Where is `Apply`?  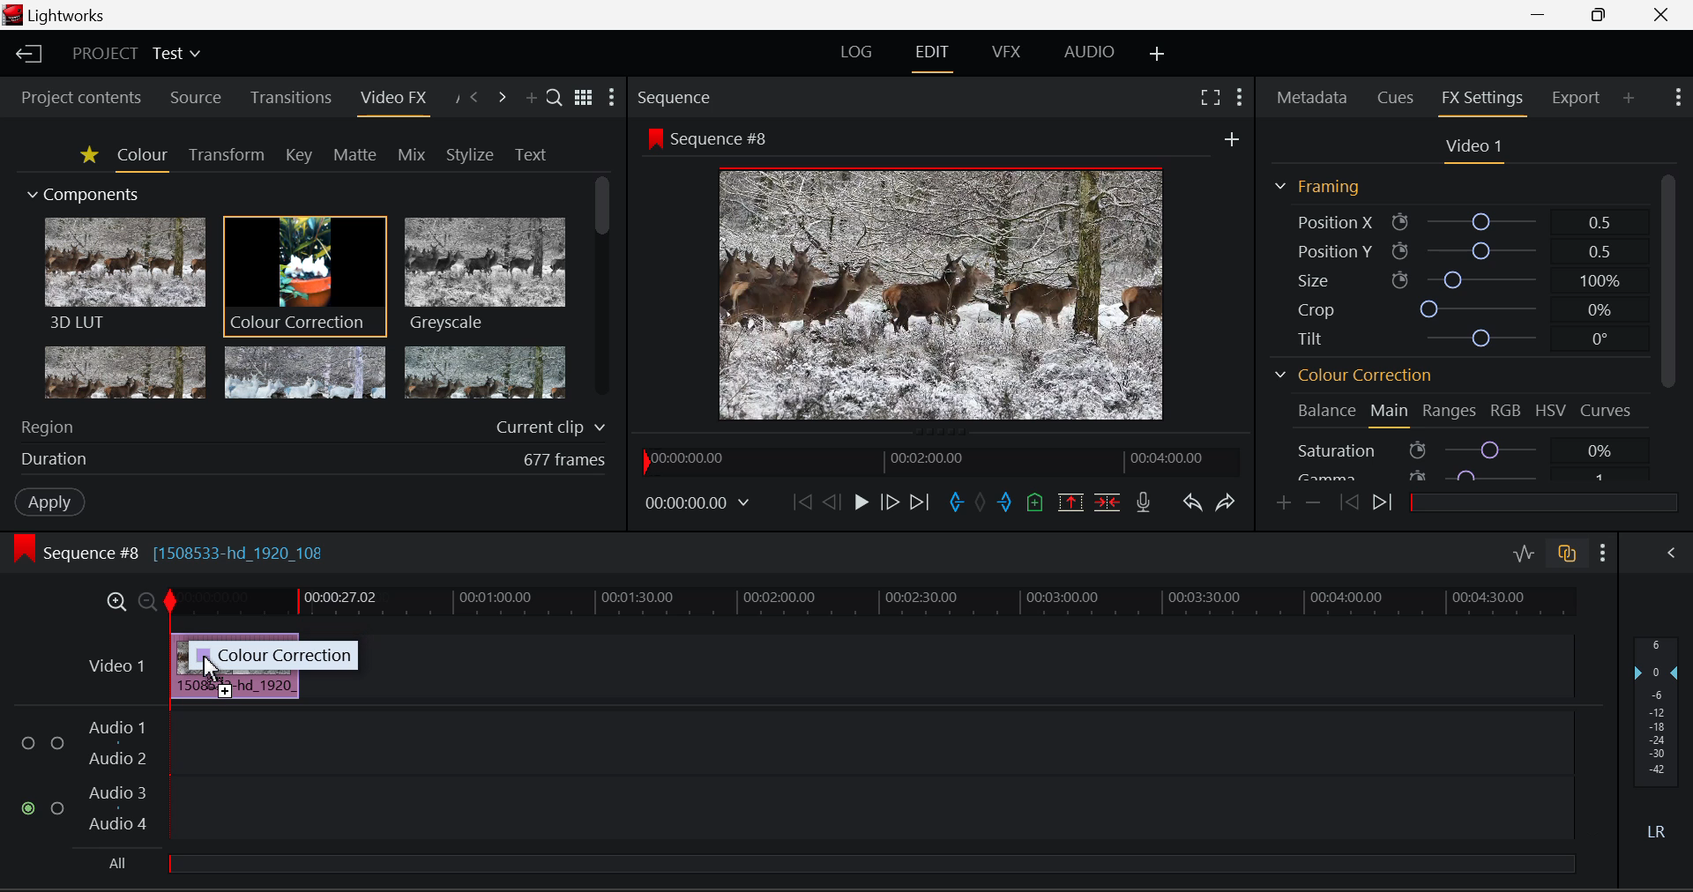
Apply is located at coordinates (52, 502).